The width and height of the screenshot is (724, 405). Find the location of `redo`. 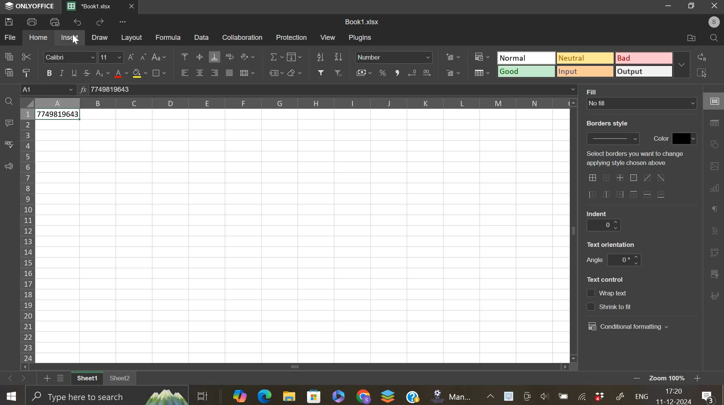

redo is located at coordinates (100, 23).